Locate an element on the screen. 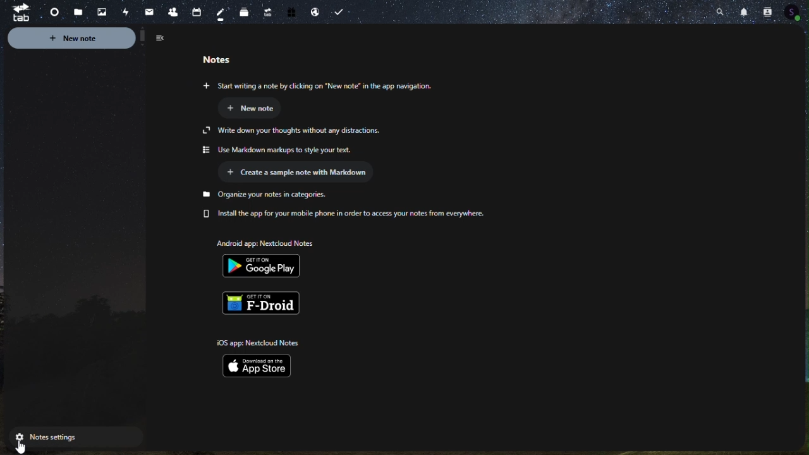 The width and height of the screenshot is (809, 455). ‘Write down your thoughts without any distractions. is located at coordinates (293, 130).